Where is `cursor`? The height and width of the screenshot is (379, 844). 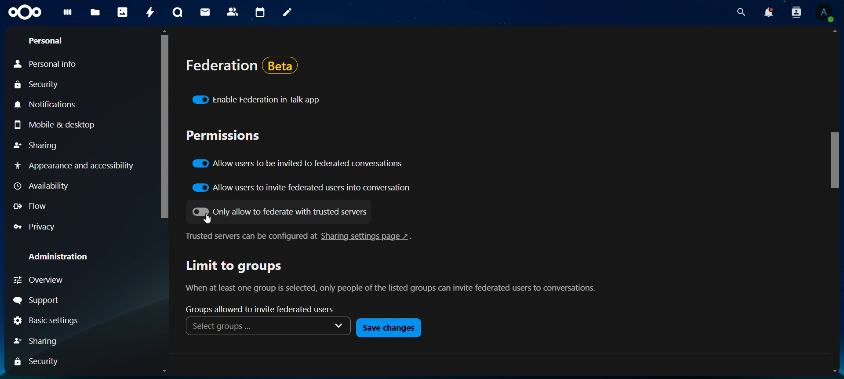 cursor is located at coordinates (207, 219).